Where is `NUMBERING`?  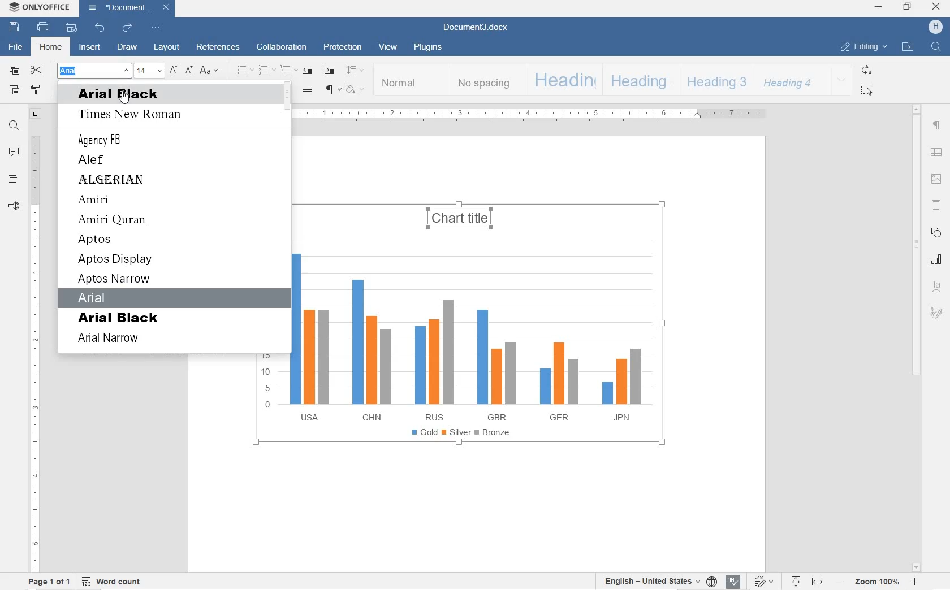 NUMBERING is located at coordinates (267, 71).